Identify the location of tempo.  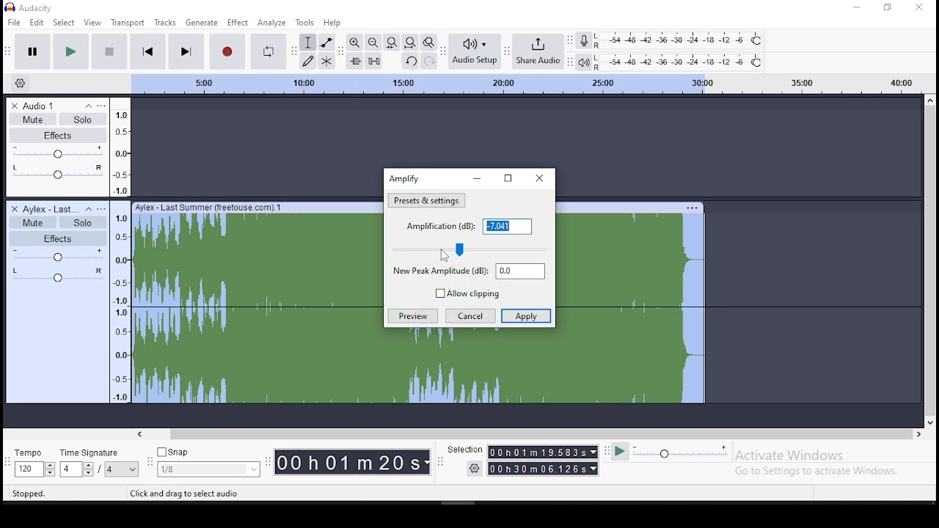
(34, 464).